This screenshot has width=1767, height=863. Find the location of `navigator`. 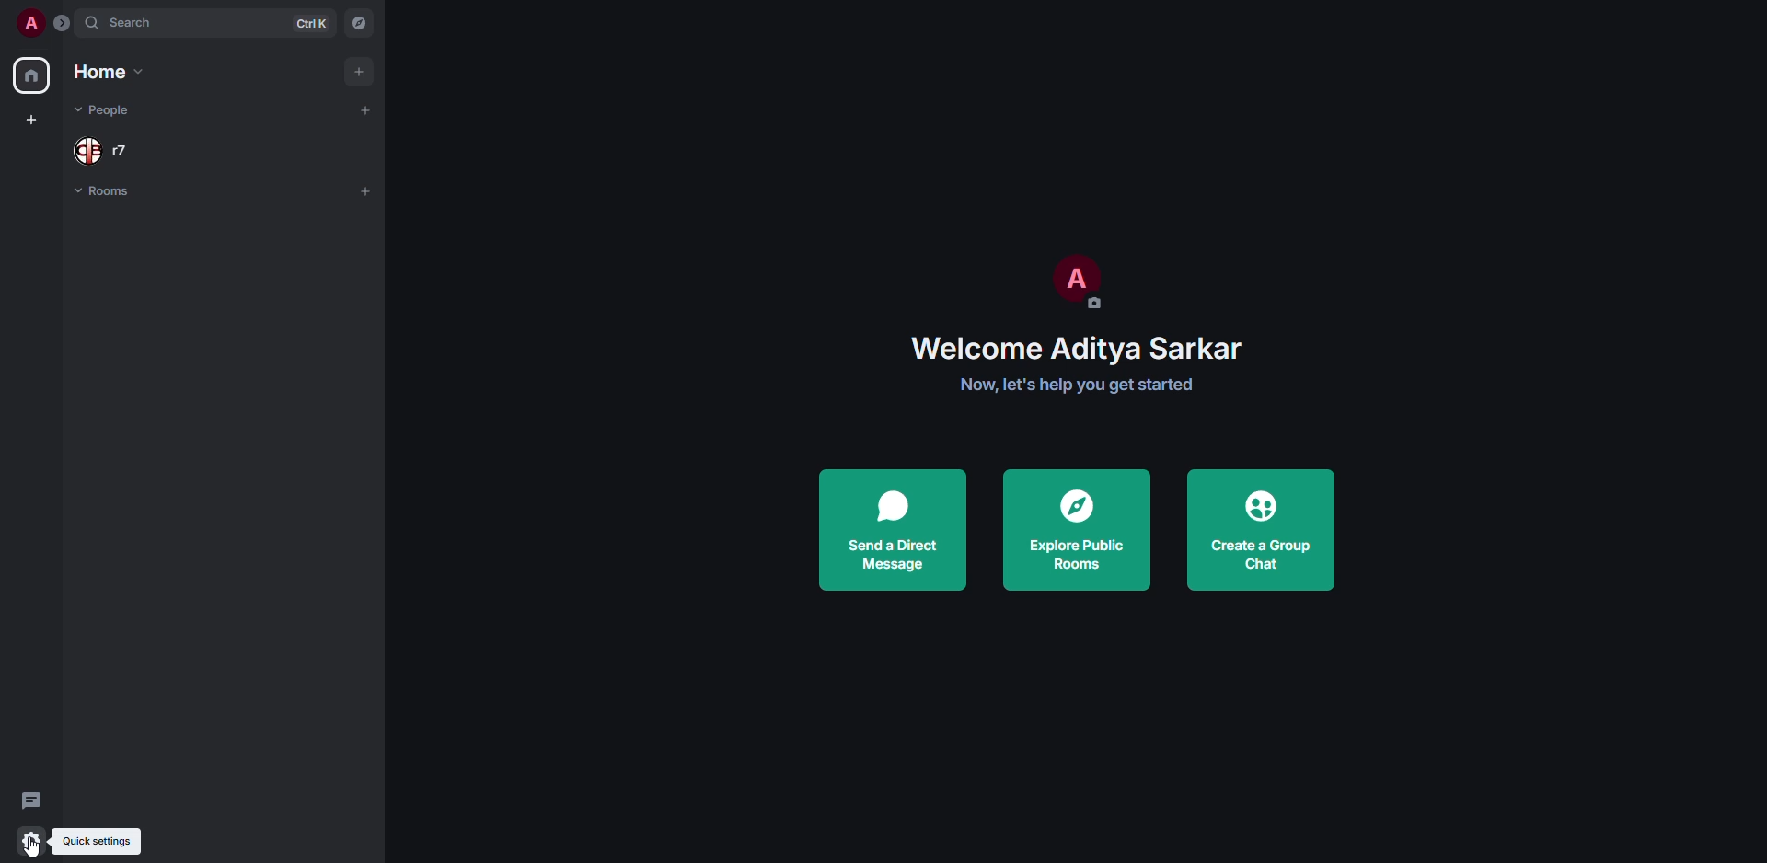

navigator is located at coordinates (362, 23).